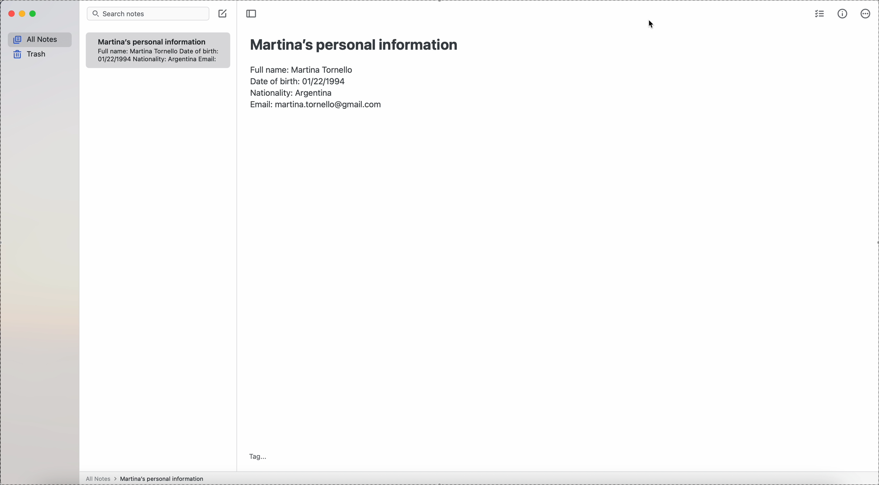  What do you see at coordinates (298, 80) in the screenshot?
I see `date of birth` at bounding box center [298, 80].